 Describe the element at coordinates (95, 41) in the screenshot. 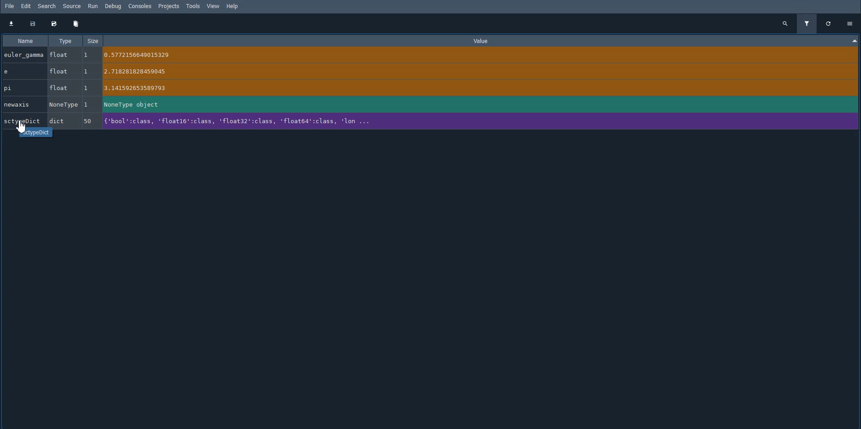

I see `Size` at that location.